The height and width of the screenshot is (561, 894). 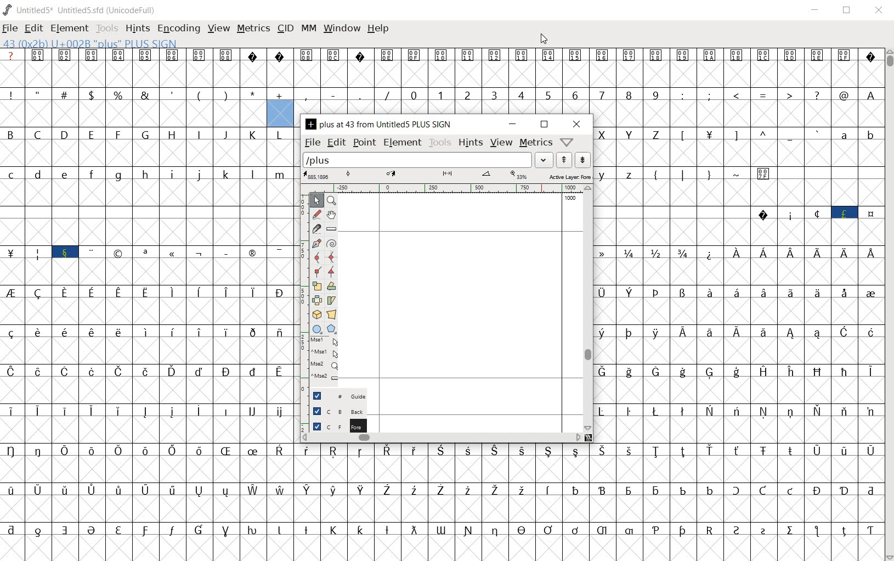 I want to click on , so click(x=303, y=262).